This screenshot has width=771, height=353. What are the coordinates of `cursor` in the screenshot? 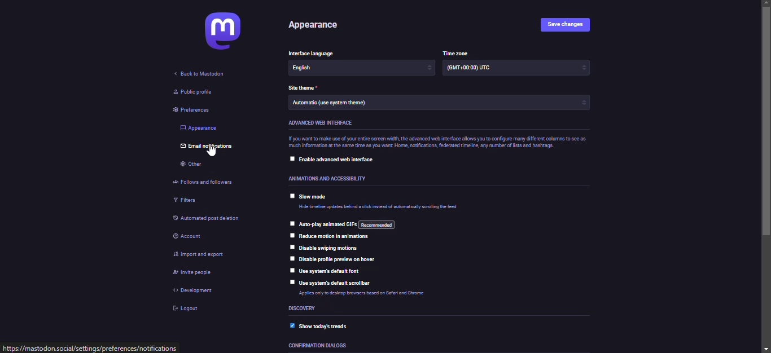 It's located at (212, 152).